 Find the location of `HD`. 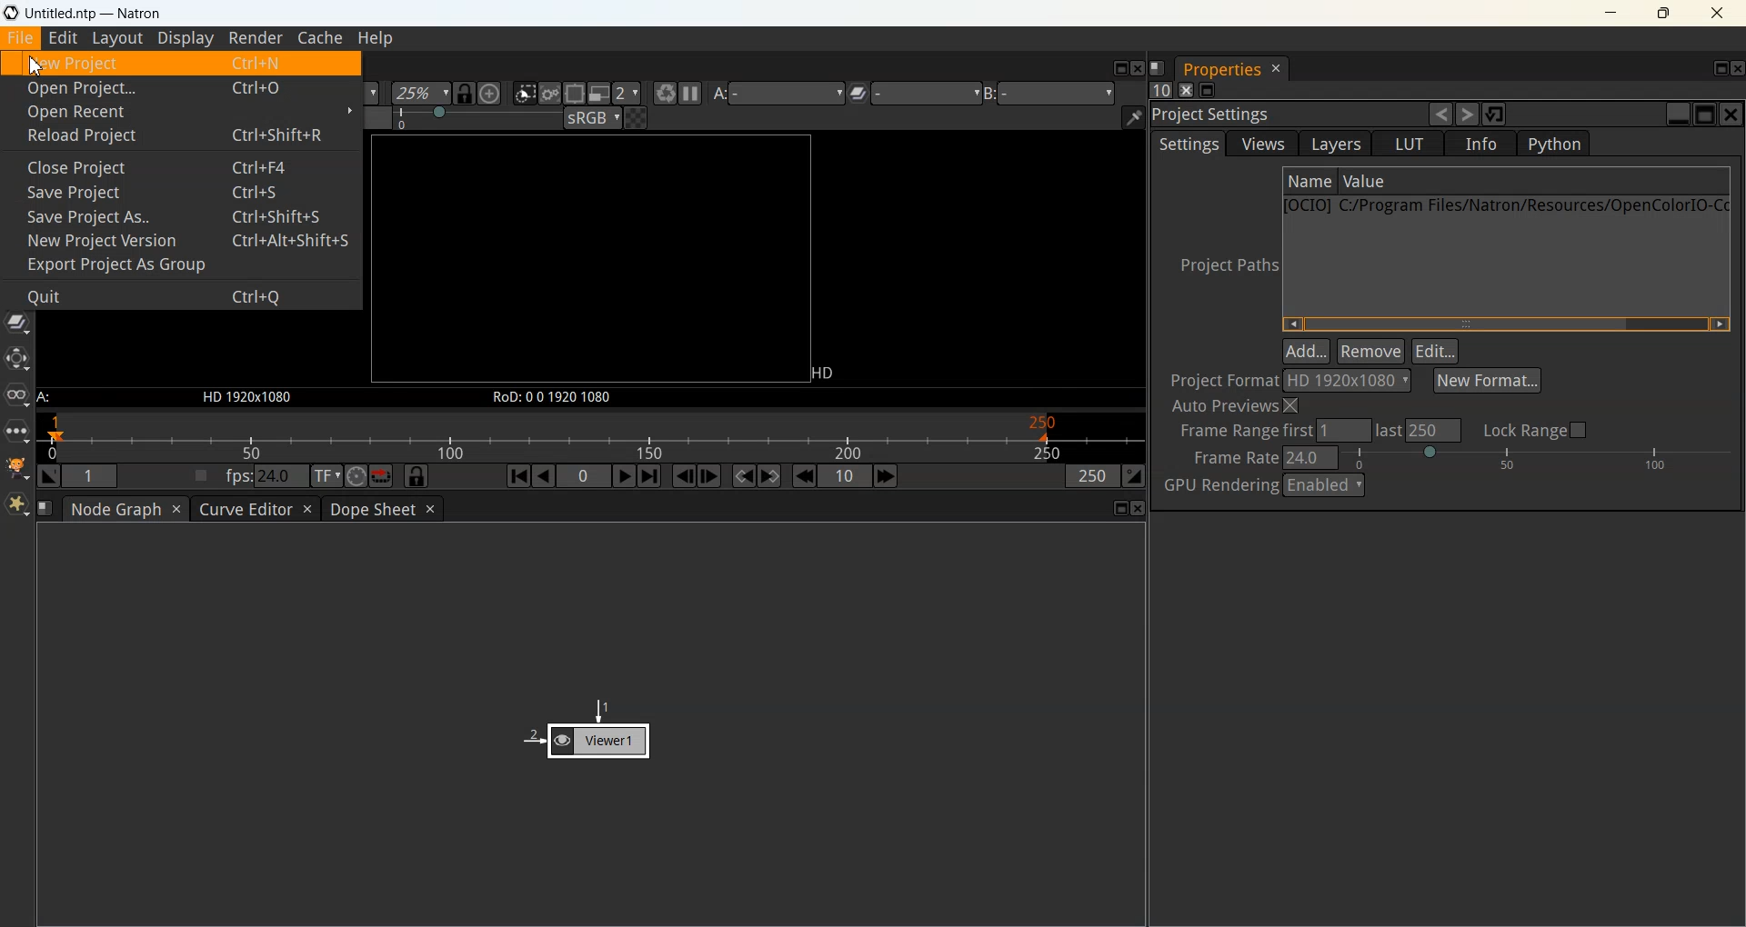

HD is located at coordinates (827, 375).